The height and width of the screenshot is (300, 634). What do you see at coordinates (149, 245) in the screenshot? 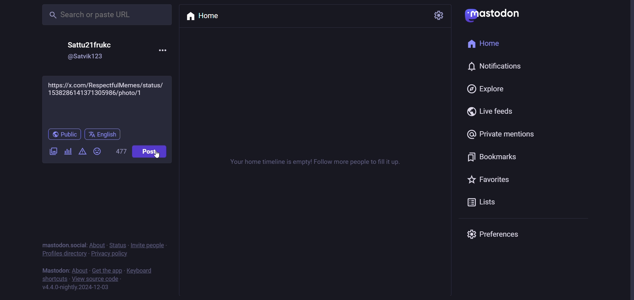
I see `invite people` at bounding box center [149, 245].